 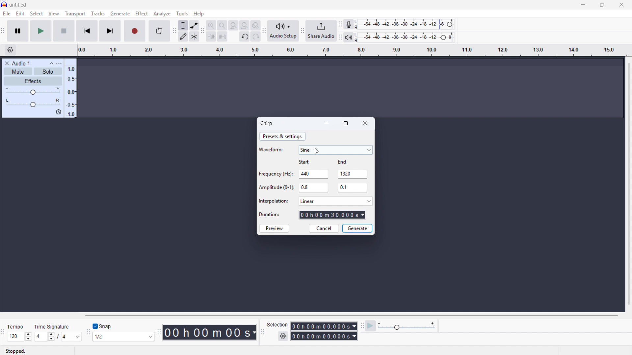 I want to click on Selection end time, so click(x=324, y=336).